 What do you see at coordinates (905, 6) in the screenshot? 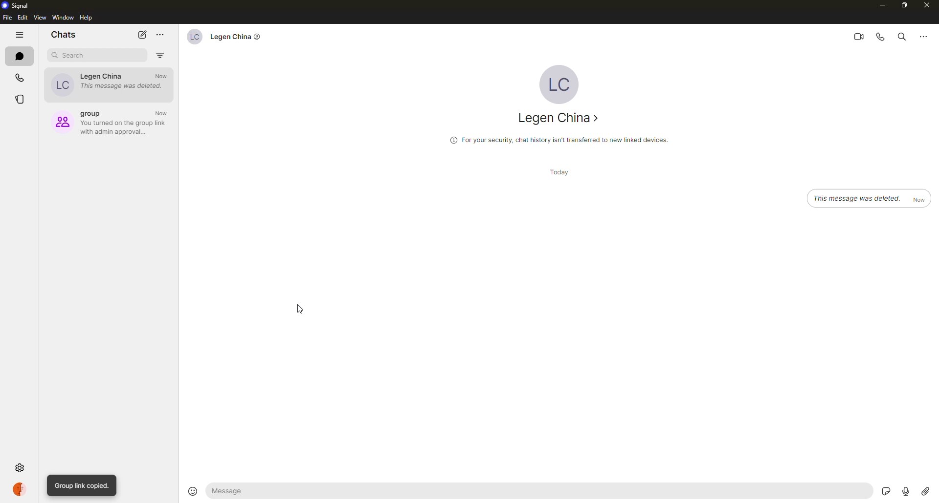
I see `maximize` at bounding box center [905, 6].